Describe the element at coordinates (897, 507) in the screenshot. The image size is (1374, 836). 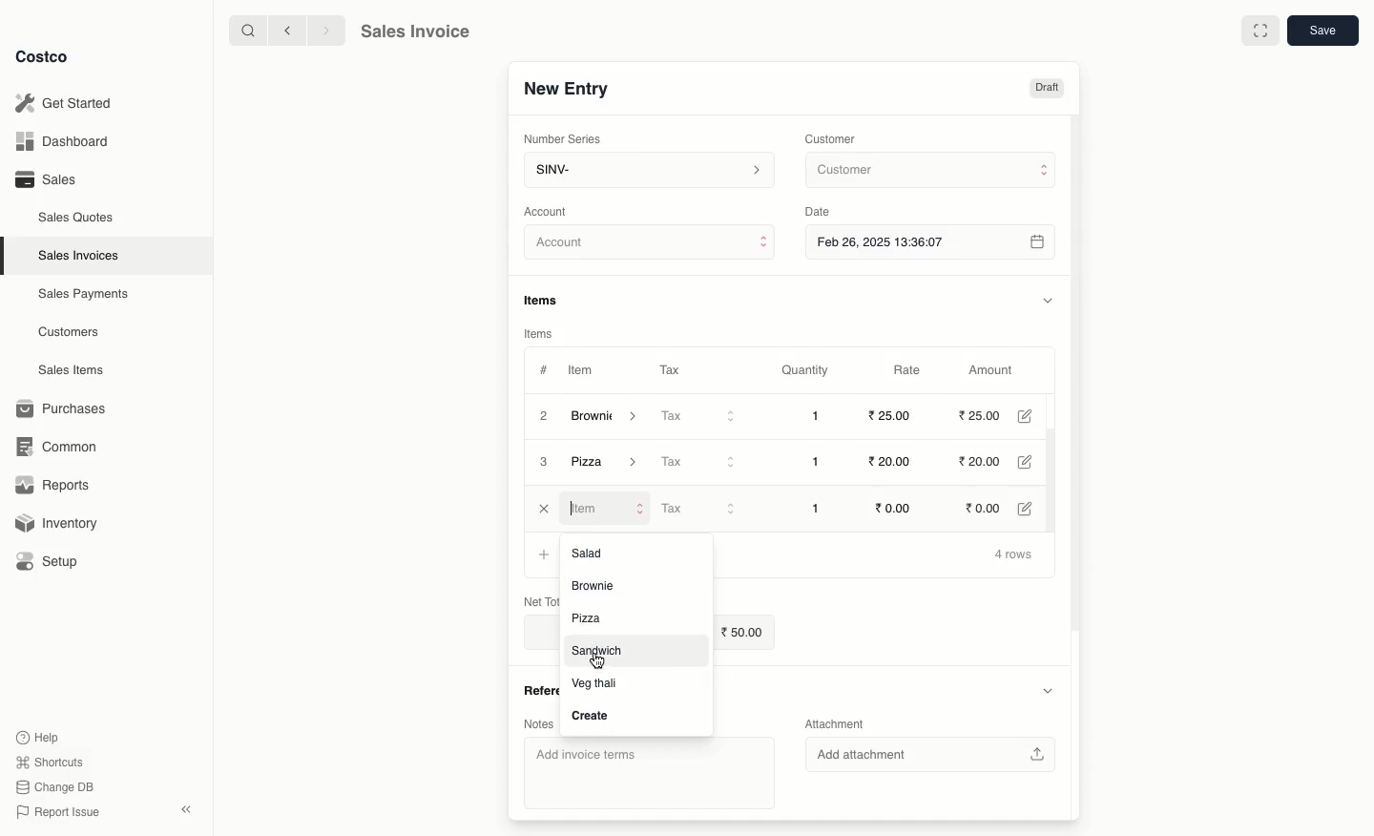
I see `0.00` at that location.